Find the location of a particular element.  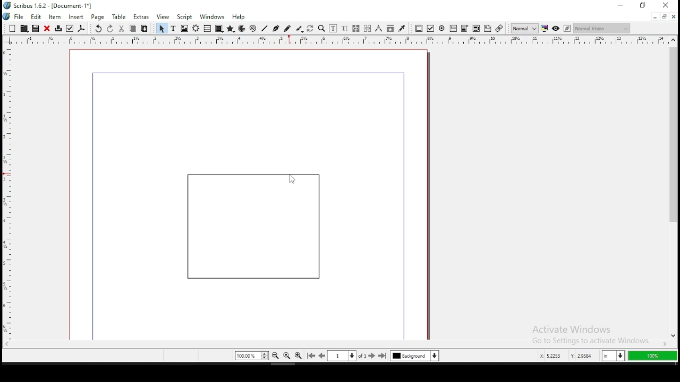

copy is located at coordinates (133, 29).